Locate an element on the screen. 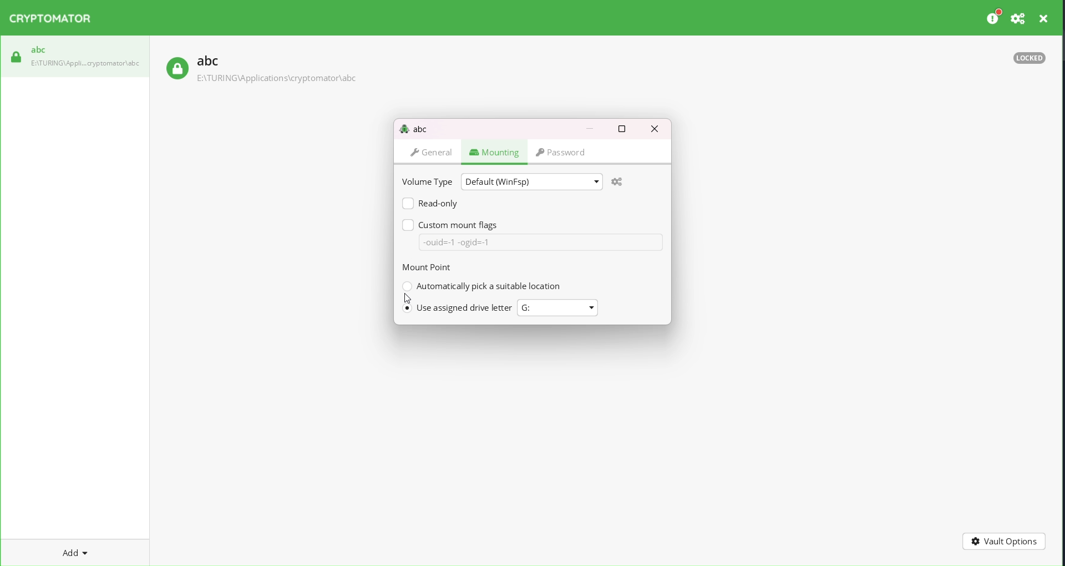  drive dropdown is located at coordinates (595, 307).